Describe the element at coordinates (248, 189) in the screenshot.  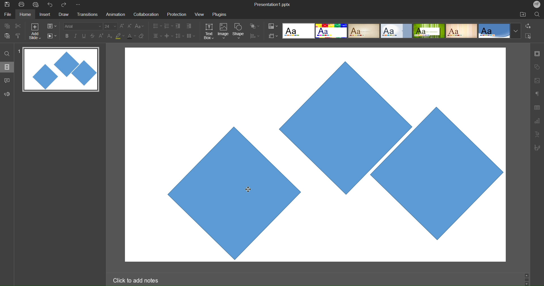
I see `Cursor` at that location.